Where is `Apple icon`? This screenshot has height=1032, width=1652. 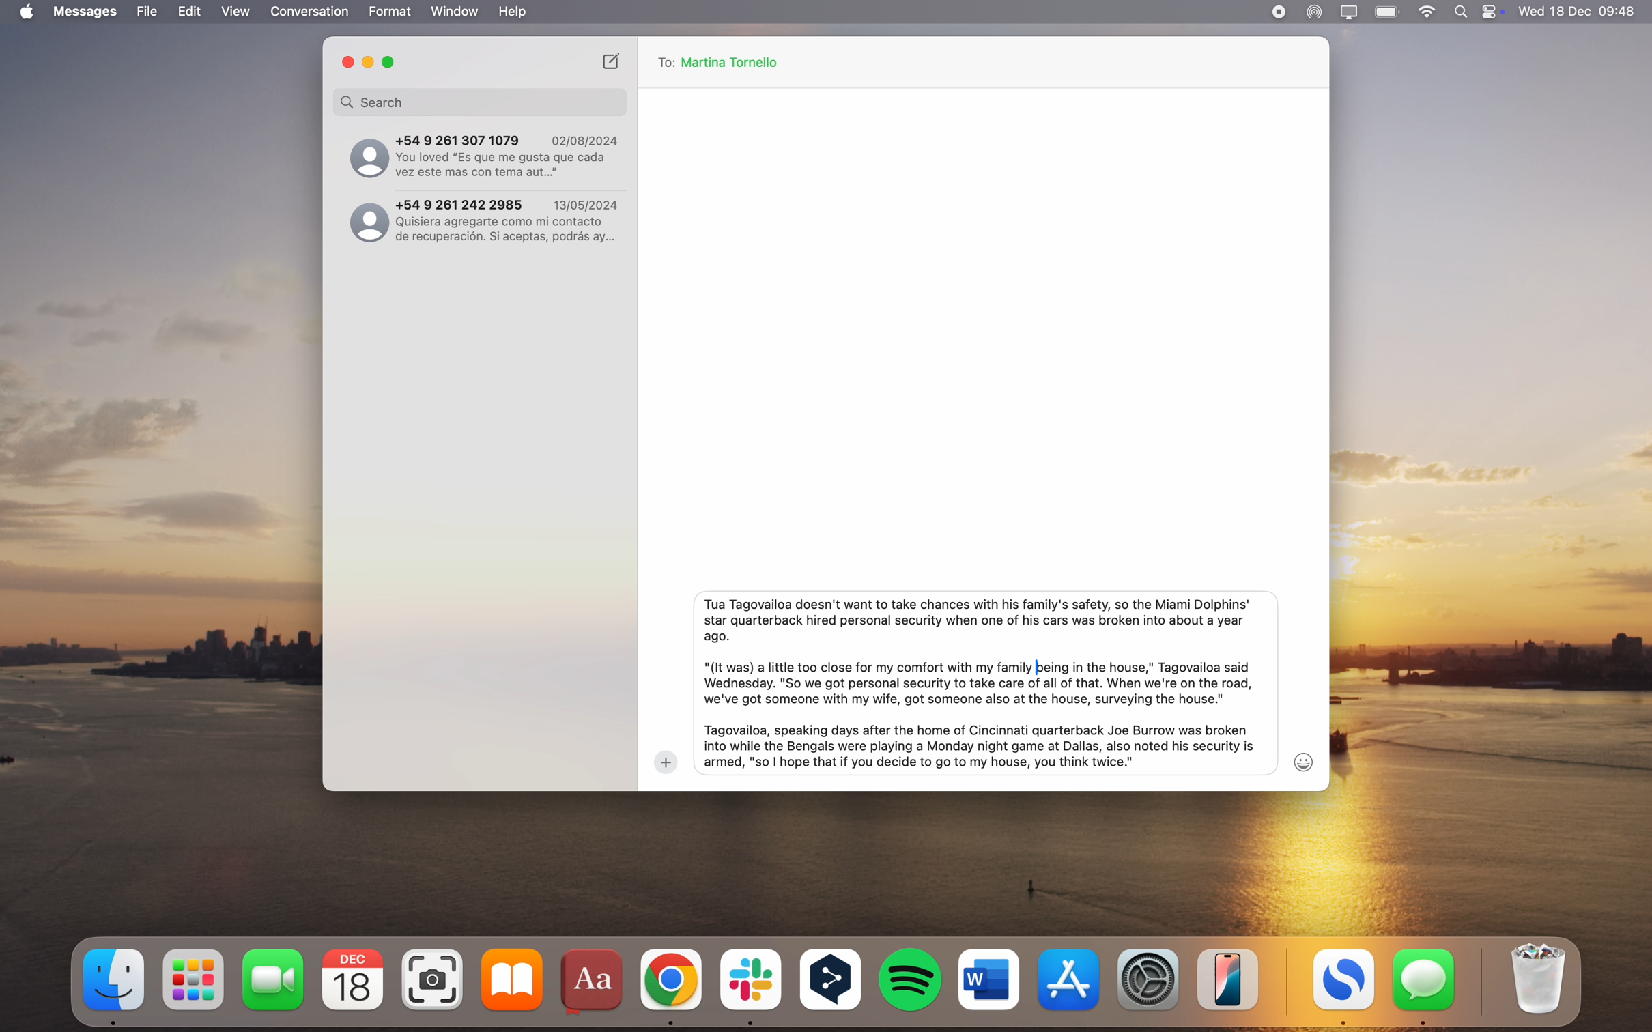 Apple icon is located at coordinates (24, 12).